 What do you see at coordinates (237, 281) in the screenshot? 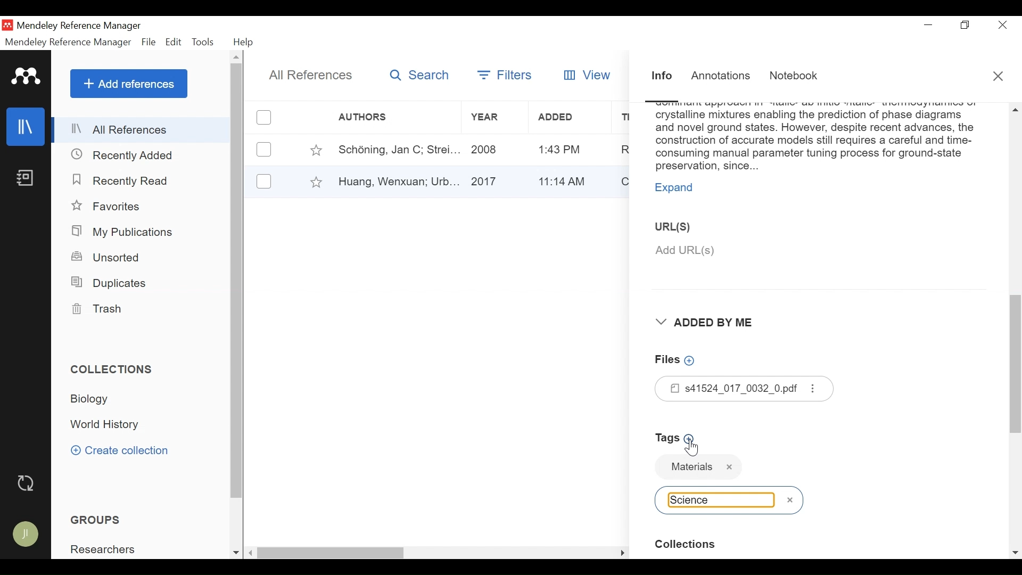
I see `Vertical Scroll bar` at bounding box center [237, 281].